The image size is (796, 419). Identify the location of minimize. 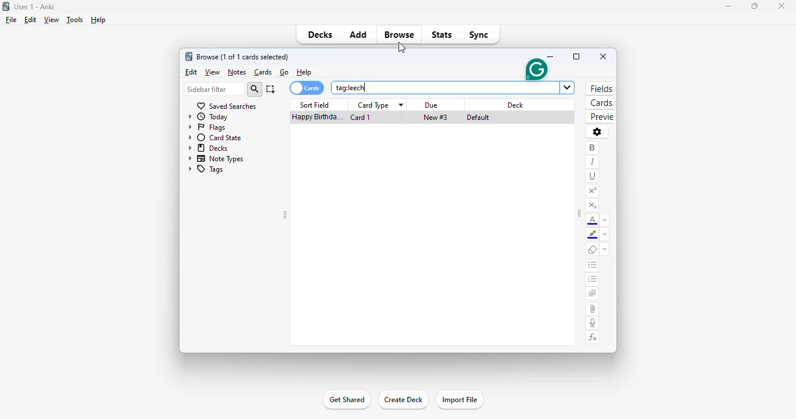
(729, 6).